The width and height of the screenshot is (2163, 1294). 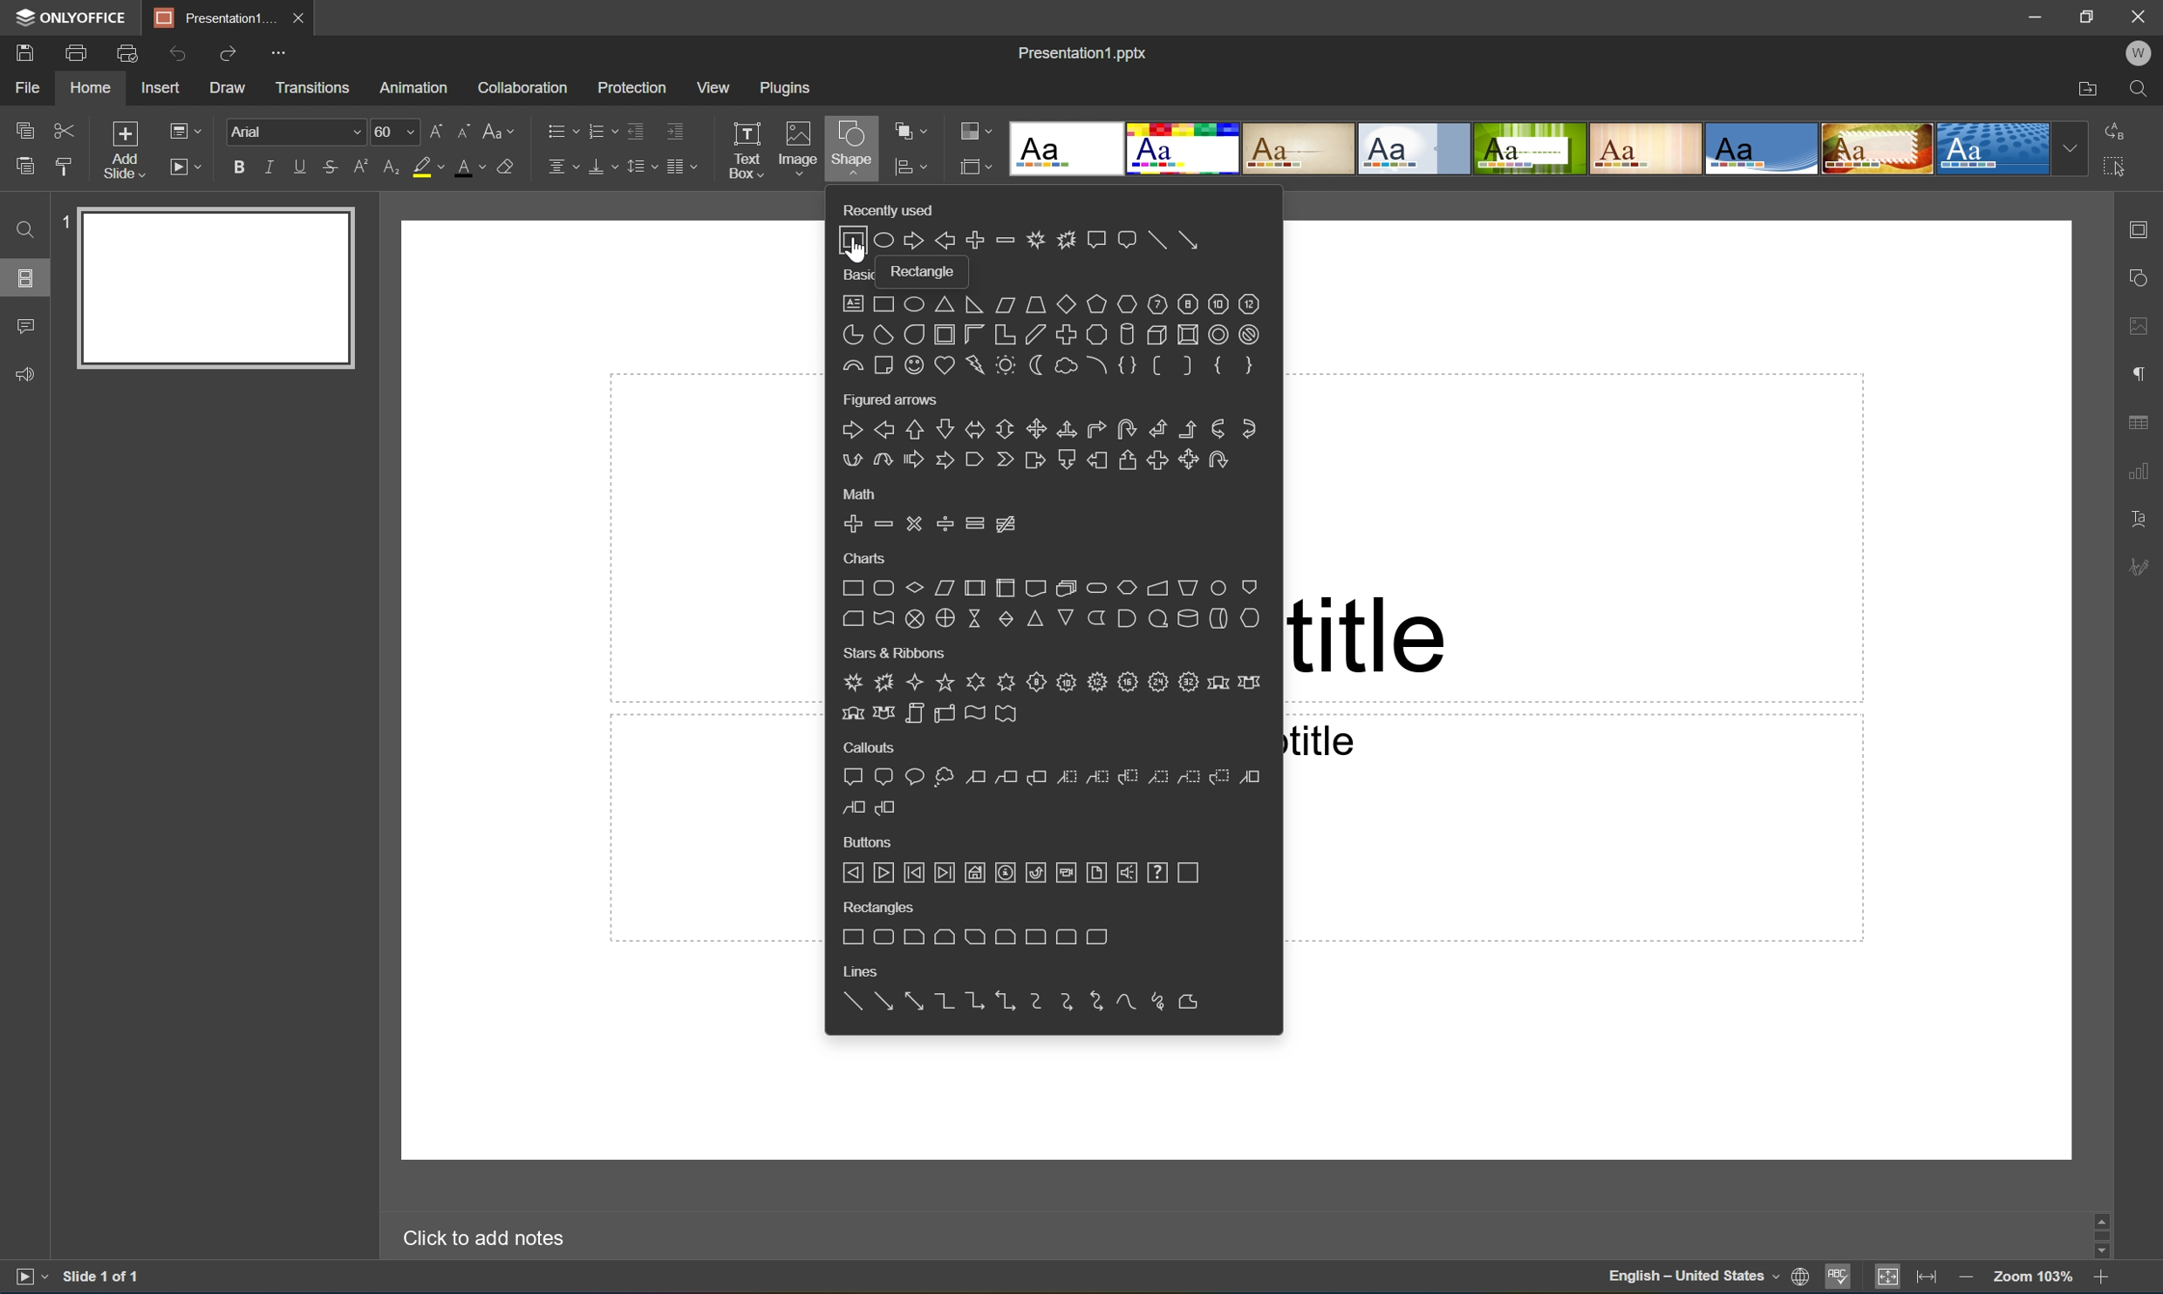 I want to click on Shapes, so click(x=1054, y=608).